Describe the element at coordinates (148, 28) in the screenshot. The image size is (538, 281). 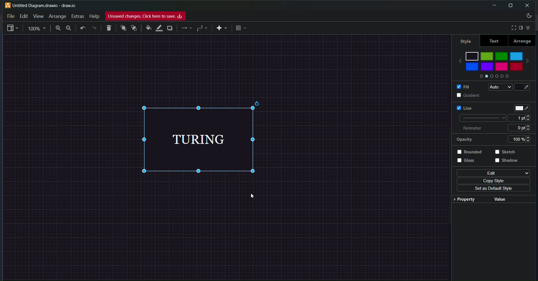
I see `fill color` at that location.